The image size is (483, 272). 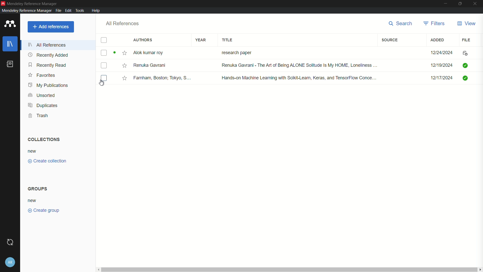 What do you see at coordinates (41, 75) in the screenshot?
I see `favorites` at bounding box center [41, 75].